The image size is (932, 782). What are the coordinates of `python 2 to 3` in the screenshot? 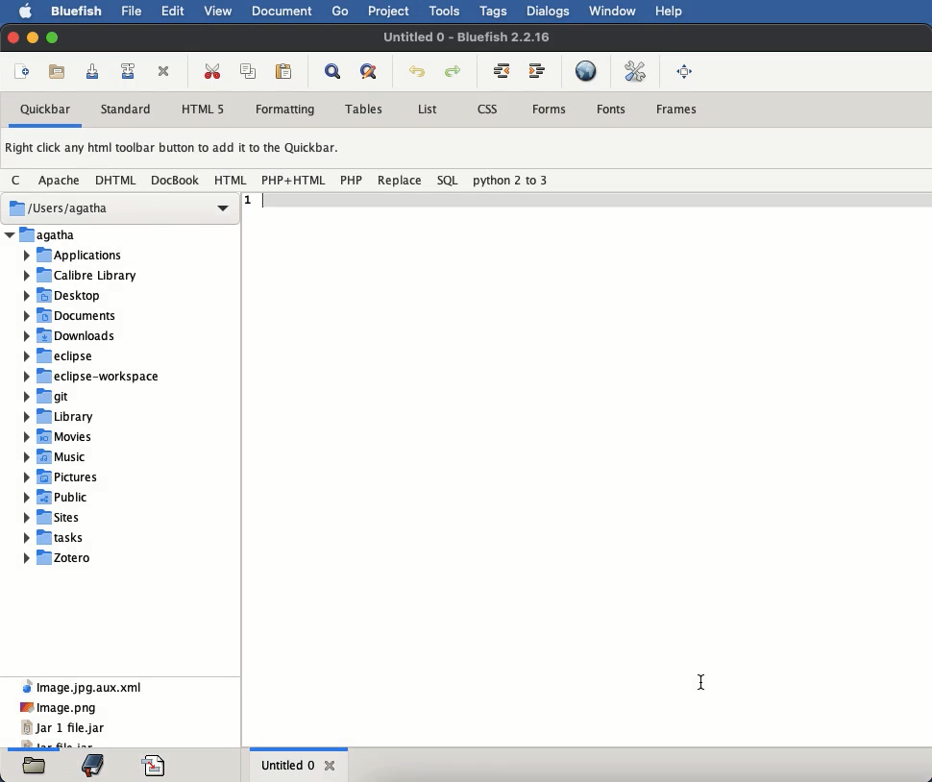 It's located at (511, 180).